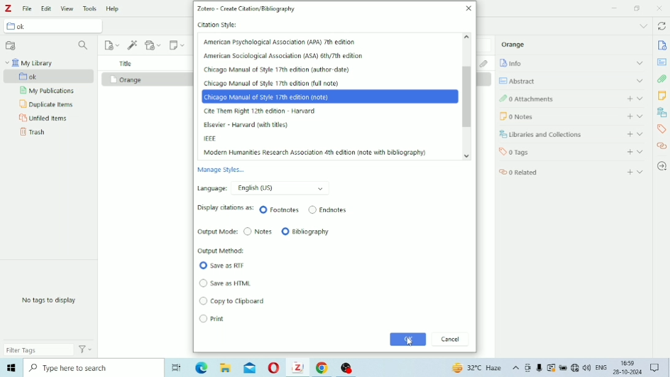  What do you see at coordinates (573, 116) in the screenshot?
I see `Notes` at bounding box center [573, 116].